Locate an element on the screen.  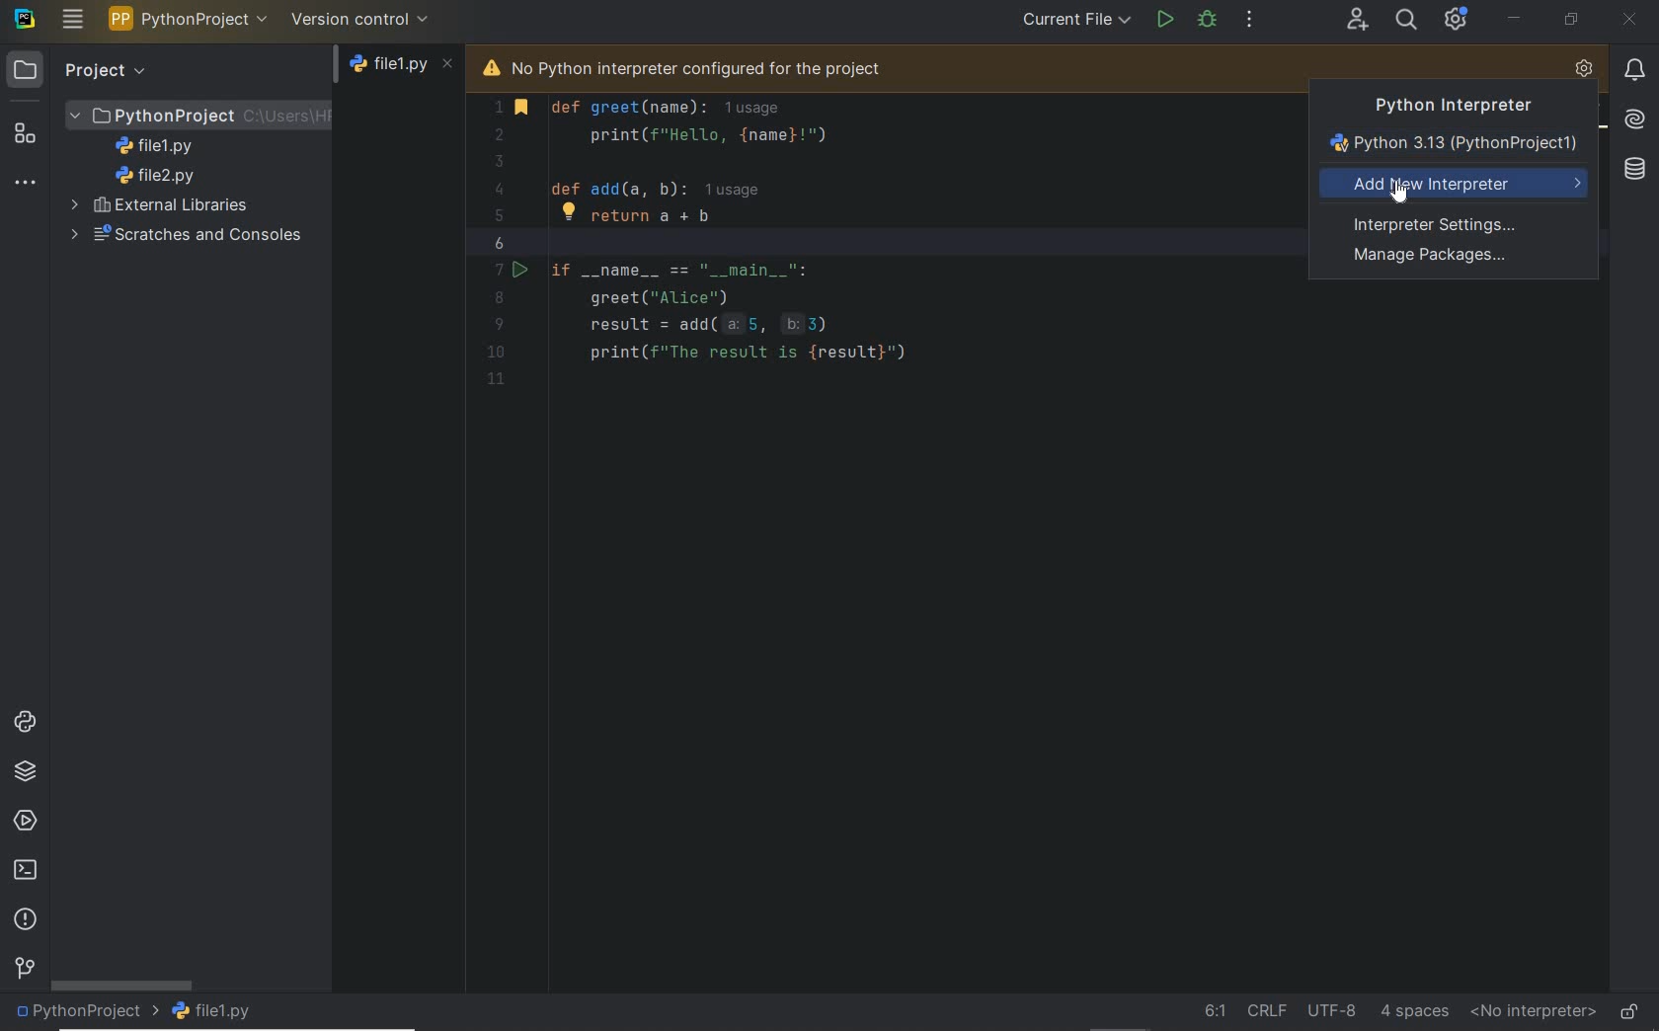
more actions is located at coordinates (1250, 21).